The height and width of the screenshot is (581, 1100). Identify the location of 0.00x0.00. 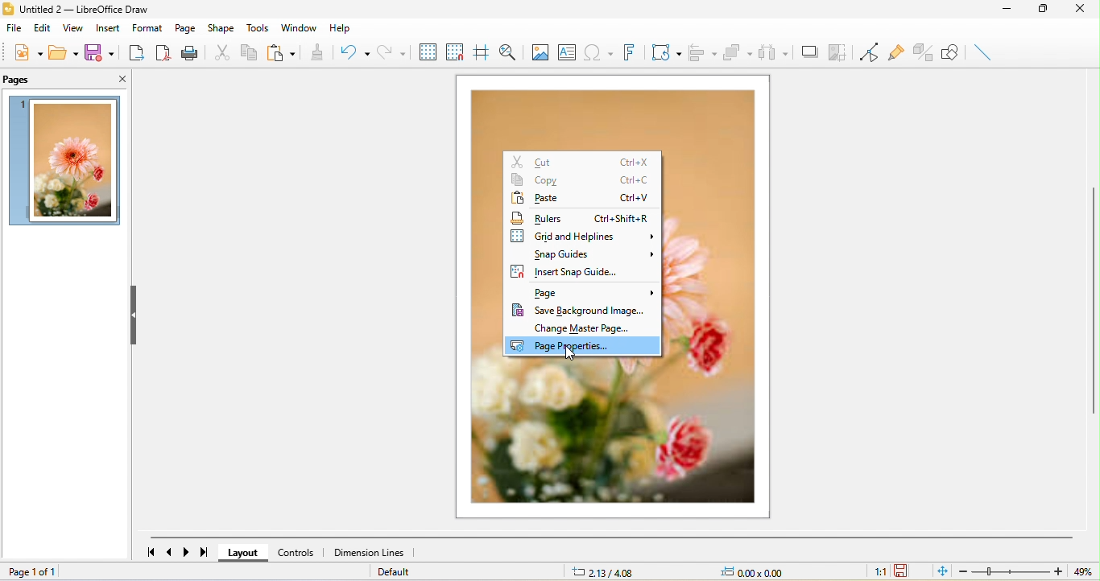
(759, 572).